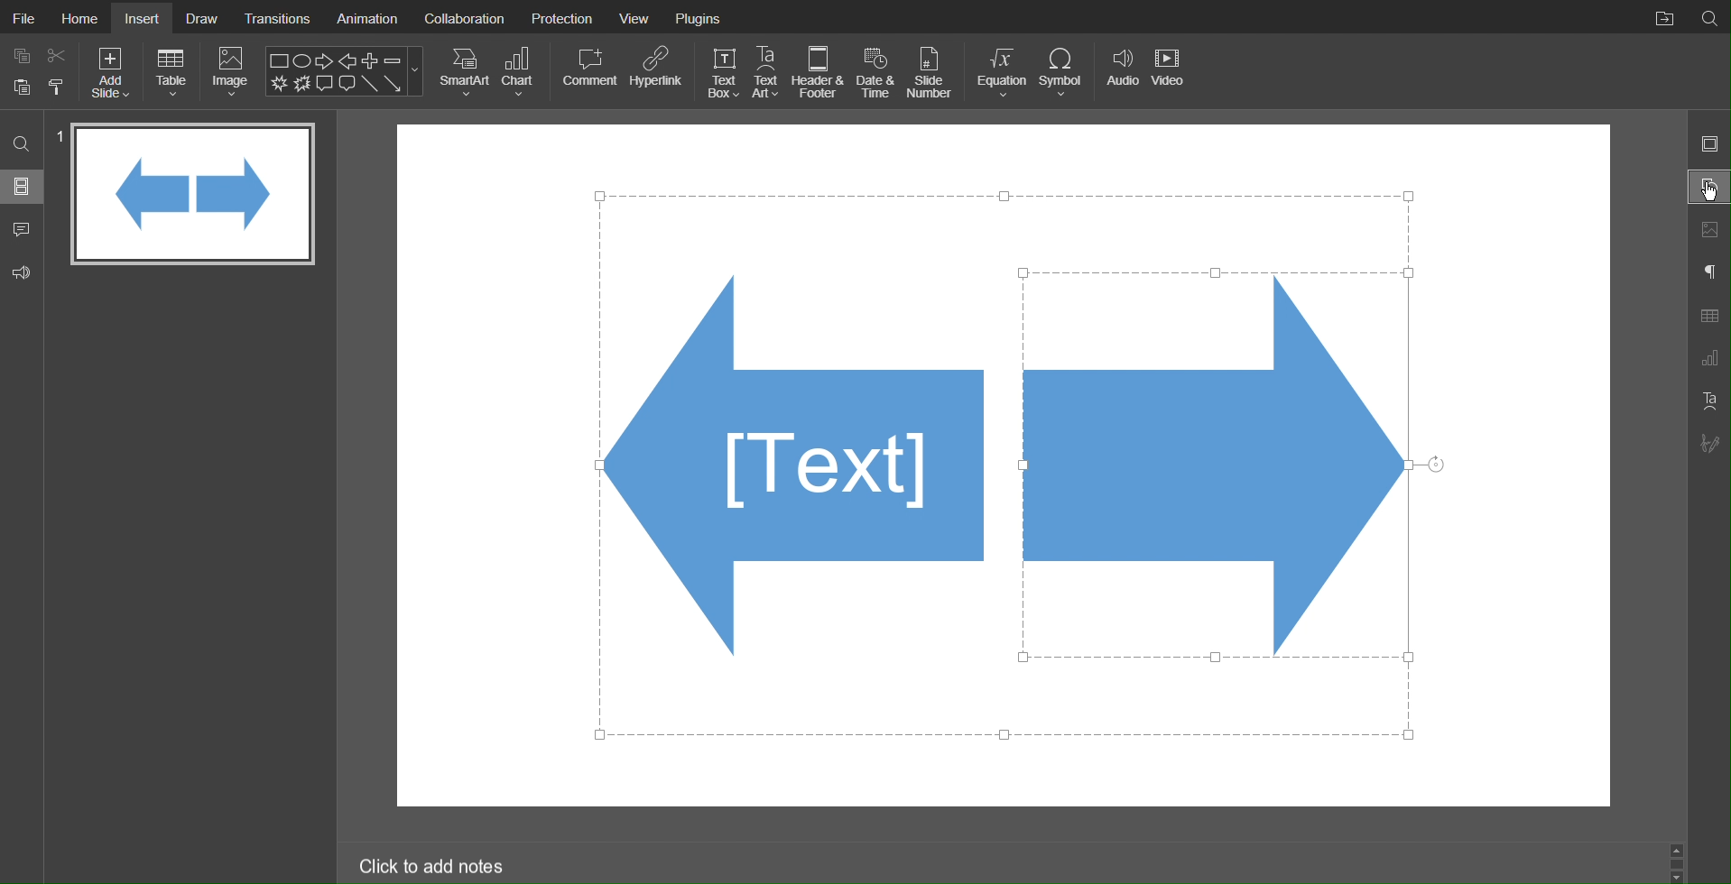 The image size is (1731, 884). Describe the element at coordinates (144, 18) in the screenshot. I see `Insert` at that location.